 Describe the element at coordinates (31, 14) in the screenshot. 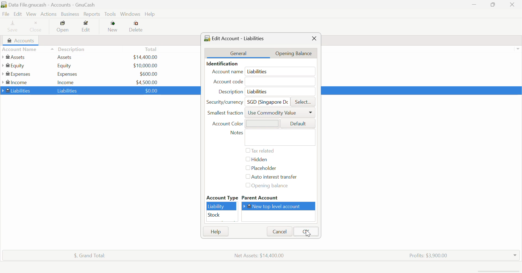

I see `View` at that location.